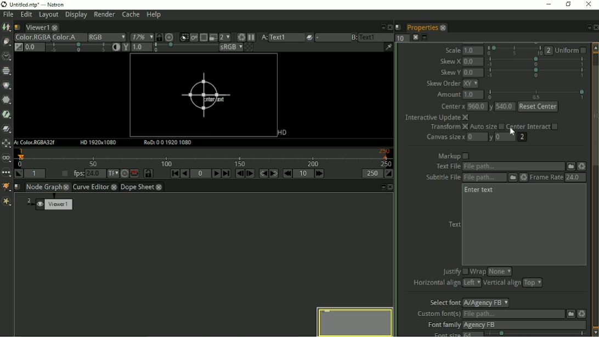  Describe the element at coordinates (473, 334) in the screenshot. I see `64` at that location.